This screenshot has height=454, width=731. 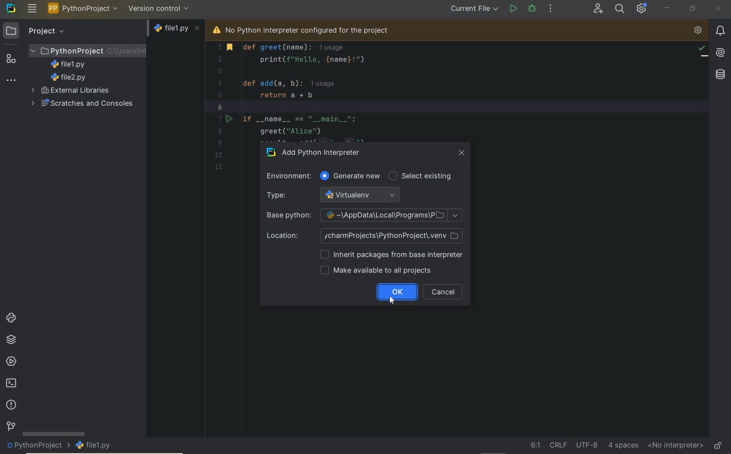 What do you see at coordinates (12, 405) in the screenshot?
I see `problems` at bounding box center [12, 405].